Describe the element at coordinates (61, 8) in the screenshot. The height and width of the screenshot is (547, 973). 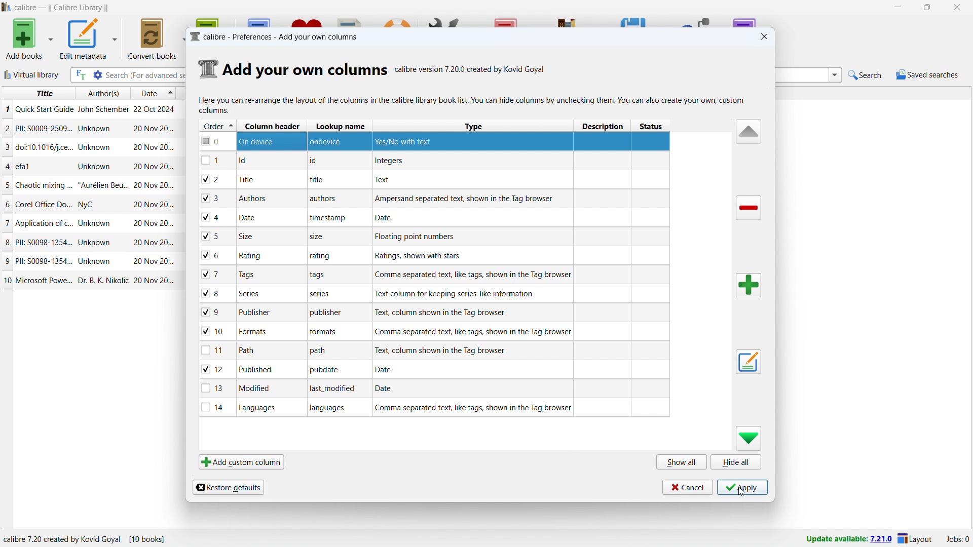
I see `title` at that location.